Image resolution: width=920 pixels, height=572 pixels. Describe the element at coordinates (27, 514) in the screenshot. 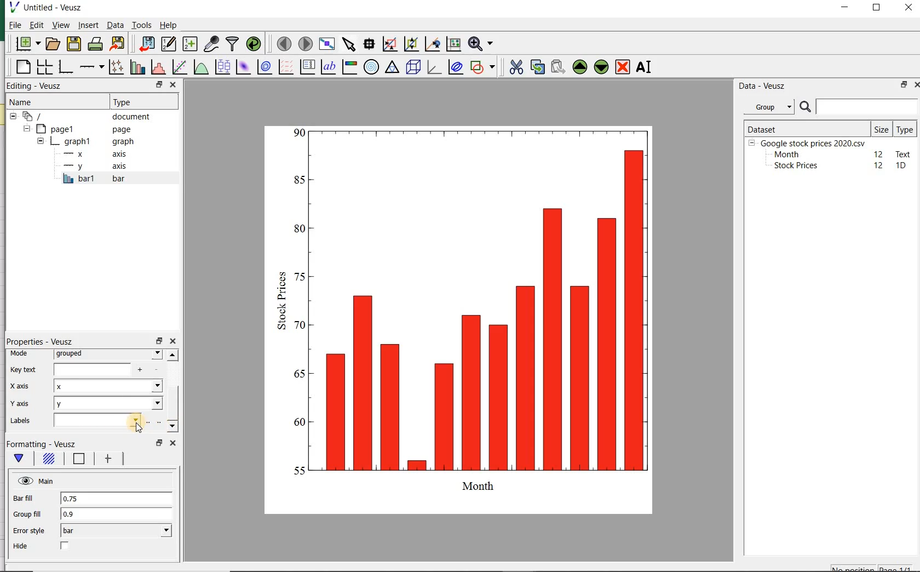

I see `Group fill` at that location.